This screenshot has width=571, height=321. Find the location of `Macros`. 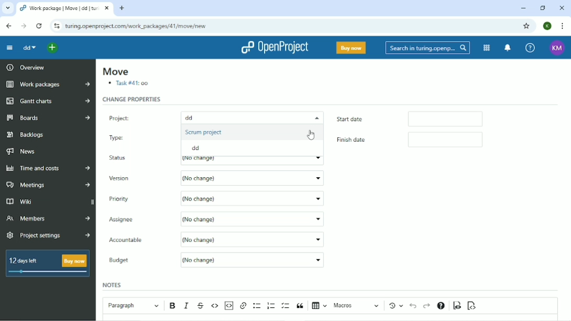

Macros is located at coordinates (357, 305).